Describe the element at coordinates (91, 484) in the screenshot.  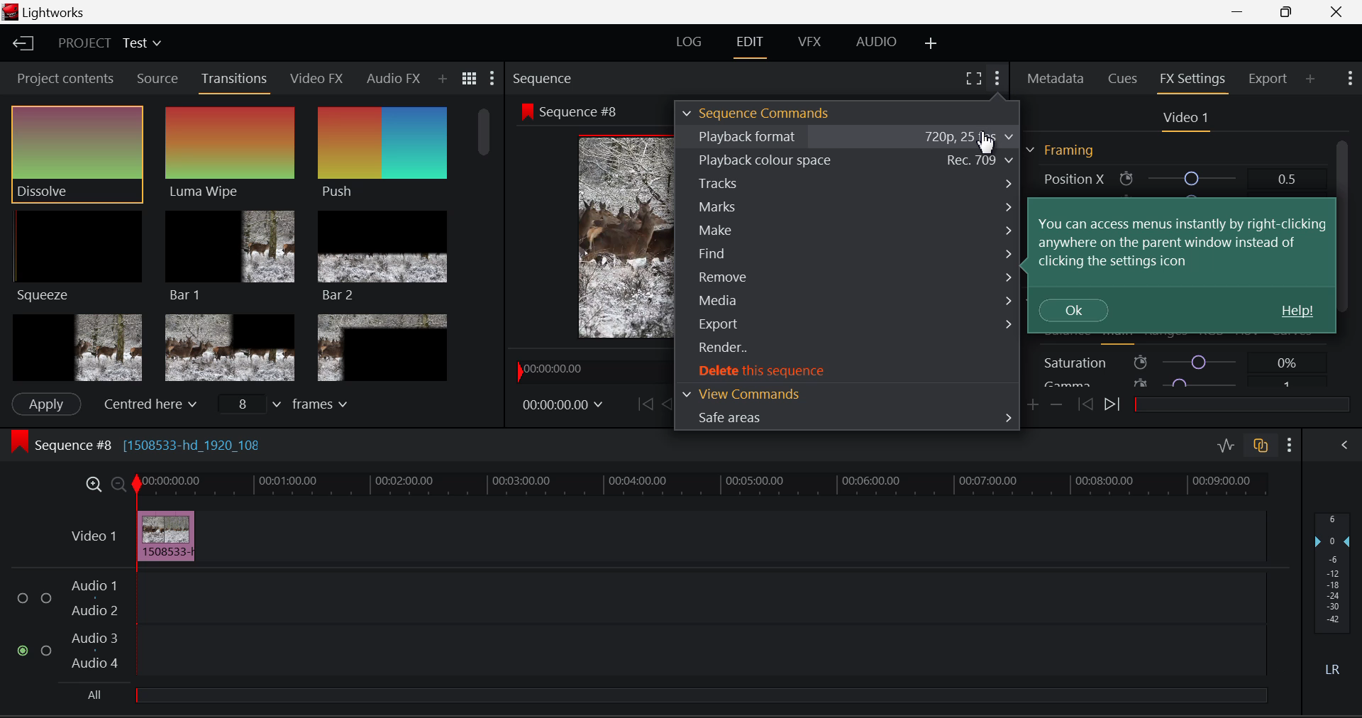
I see `Timeline Zoom In` at that location.